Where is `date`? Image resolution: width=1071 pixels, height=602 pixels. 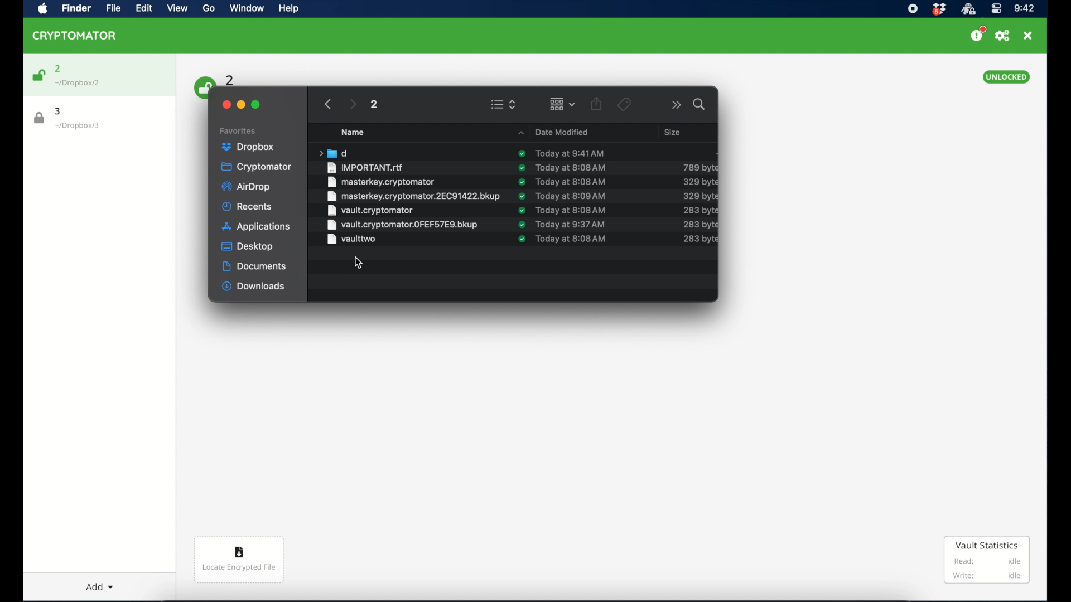
date is located at coordinates (571, 210).